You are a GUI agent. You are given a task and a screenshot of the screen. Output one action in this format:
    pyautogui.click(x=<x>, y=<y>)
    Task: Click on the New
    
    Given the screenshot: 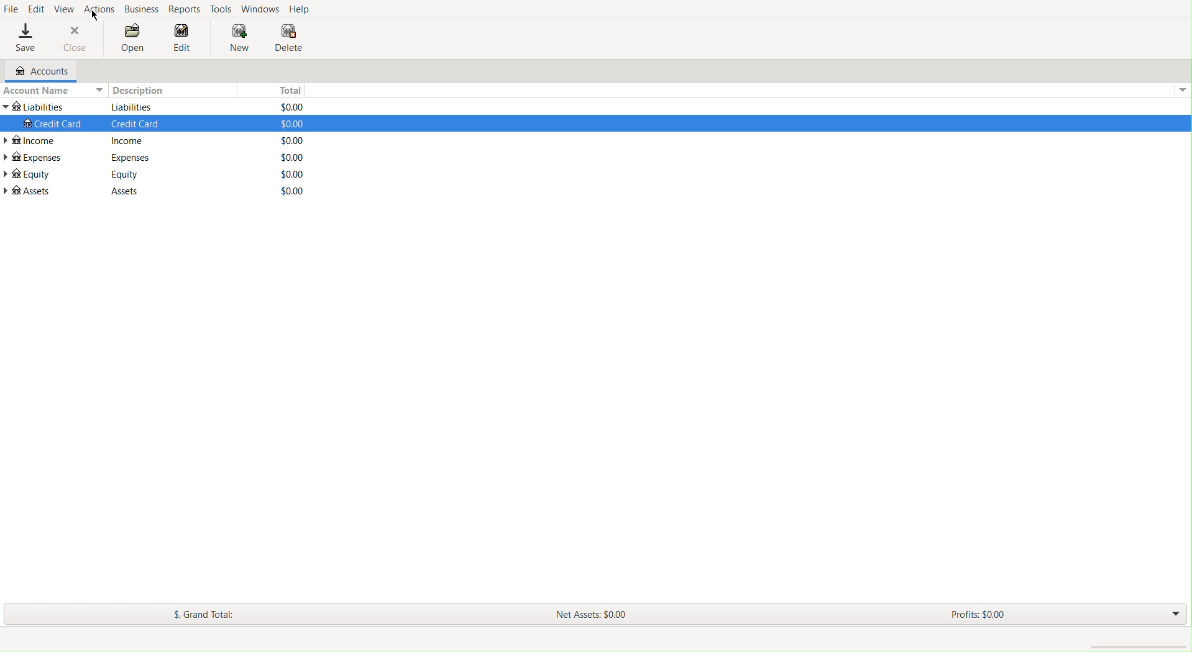 What is the action you would take?
    pyautogui.click(x=237, y=36)
    